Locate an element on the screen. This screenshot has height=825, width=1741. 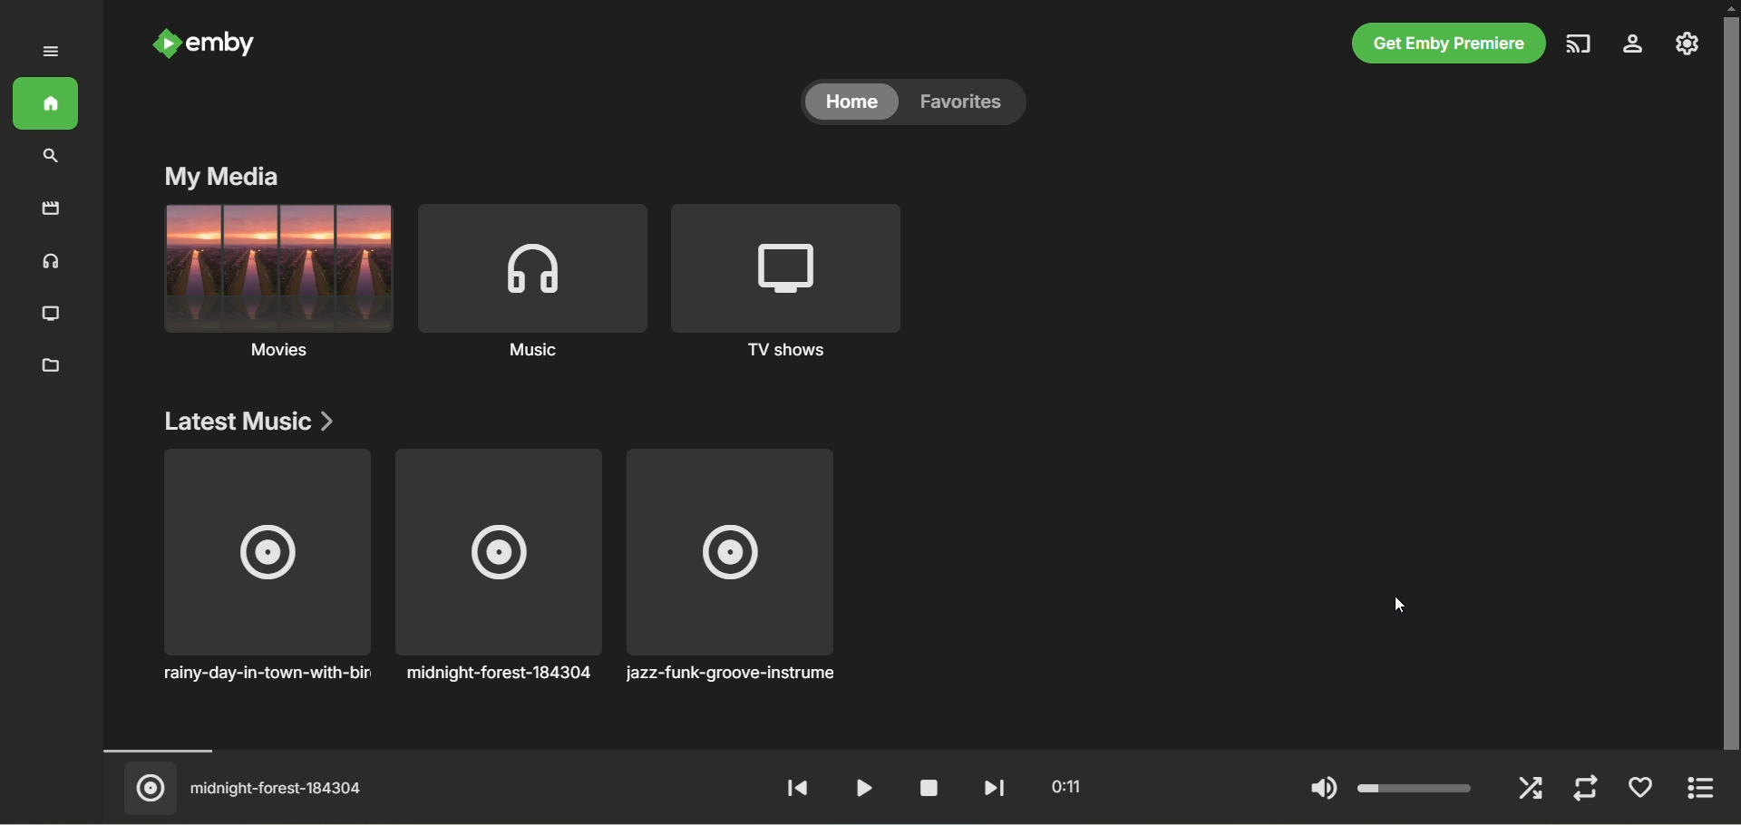
jazz-funk-groove-instrument is located at coordinates (731, 568).